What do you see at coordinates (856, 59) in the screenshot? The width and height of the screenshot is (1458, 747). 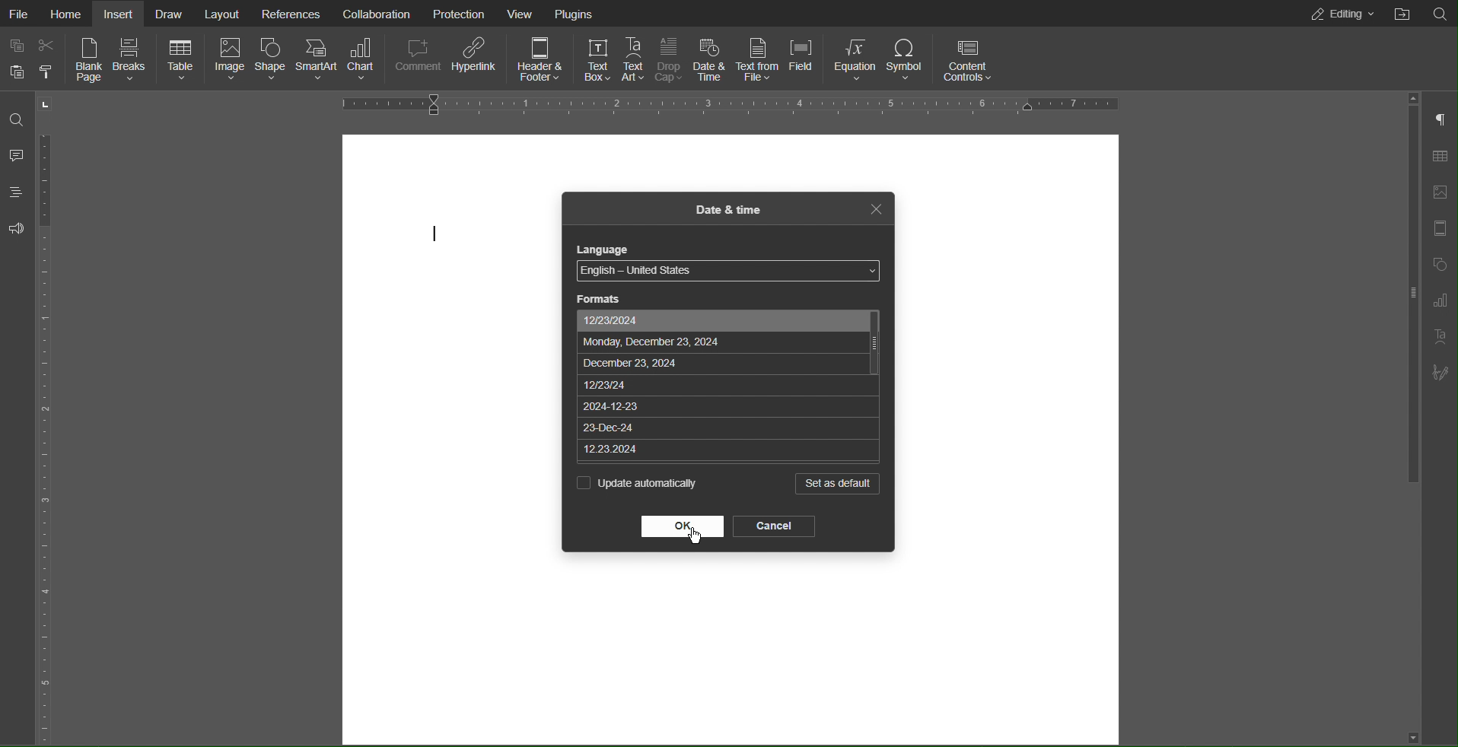 I see `Equation` at bounding box center [856, 59].